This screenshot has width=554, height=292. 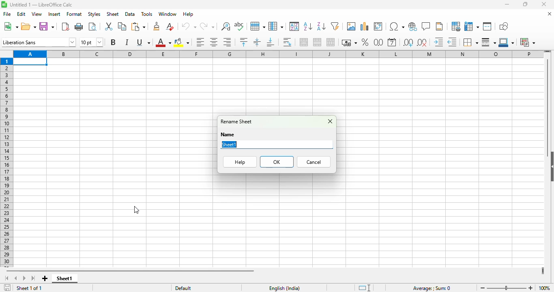 What do you see at coordinates (470, 42) in the screenshot?
I see `borders` at bounding box center [470, 42].